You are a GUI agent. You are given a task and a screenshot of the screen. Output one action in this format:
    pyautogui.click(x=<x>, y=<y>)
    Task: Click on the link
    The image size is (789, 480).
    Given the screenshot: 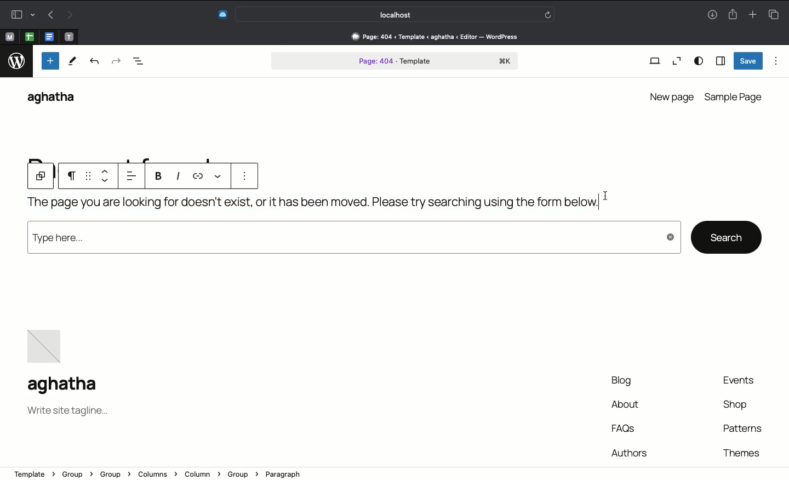 What is the action you would take?
    pyautogui.click(x=201, y=174)
    